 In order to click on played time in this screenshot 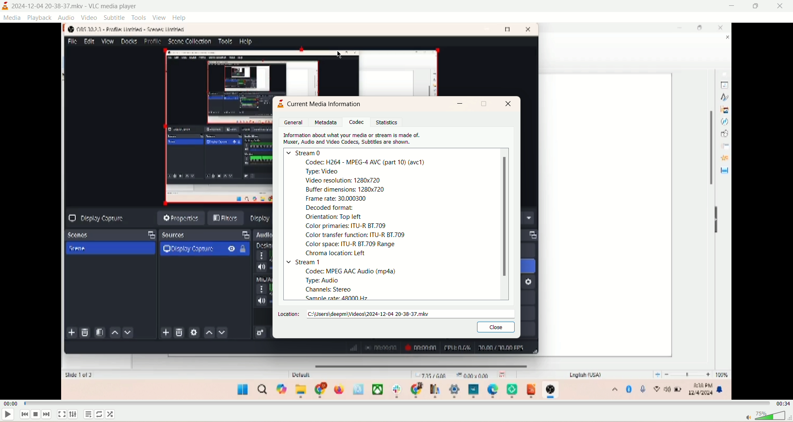, I will do `click(10, 405)`.